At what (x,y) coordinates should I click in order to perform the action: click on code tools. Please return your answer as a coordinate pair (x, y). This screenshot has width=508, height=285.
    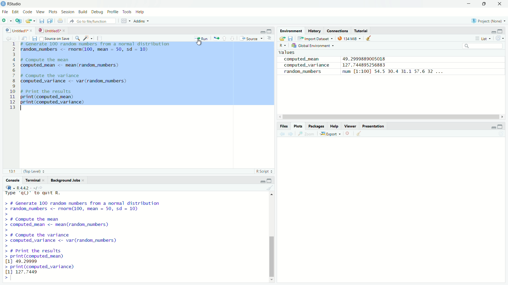
    Looking at the image, I should click on (87, 38).